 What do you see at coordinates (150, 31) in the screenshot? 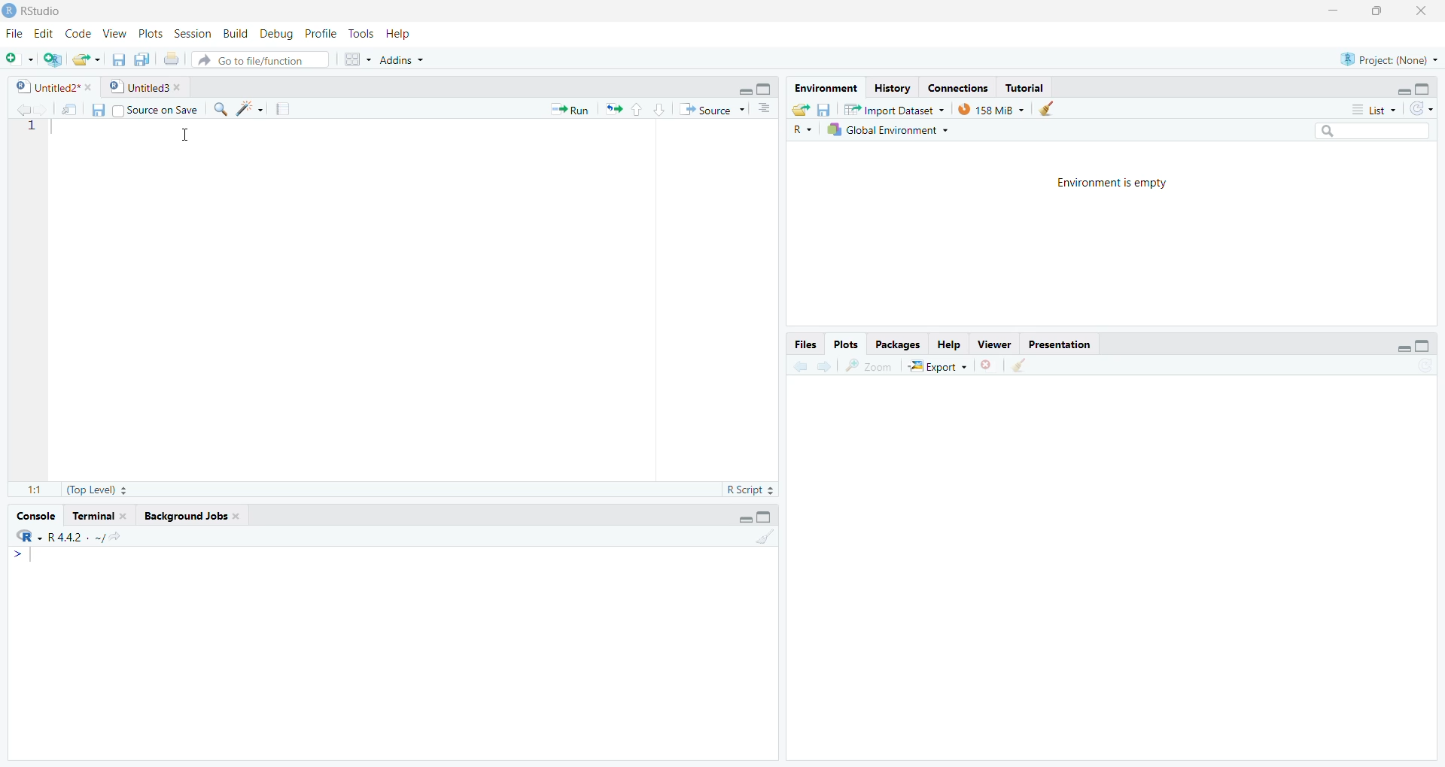
I see `Plots` at bounding box center [150, 31].